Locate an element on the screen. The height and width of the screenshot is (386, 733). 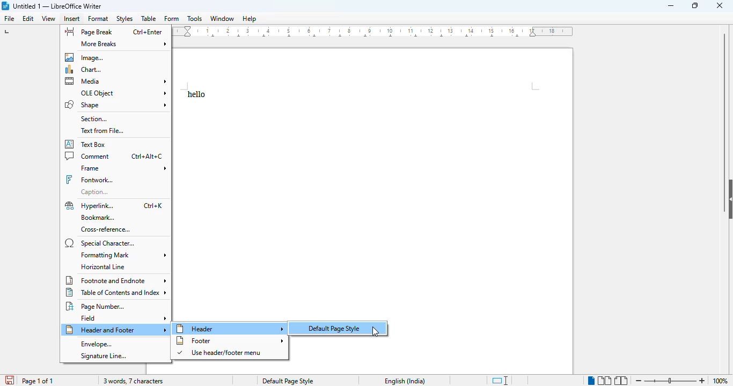
default page style is located at coordinates (340, 328).